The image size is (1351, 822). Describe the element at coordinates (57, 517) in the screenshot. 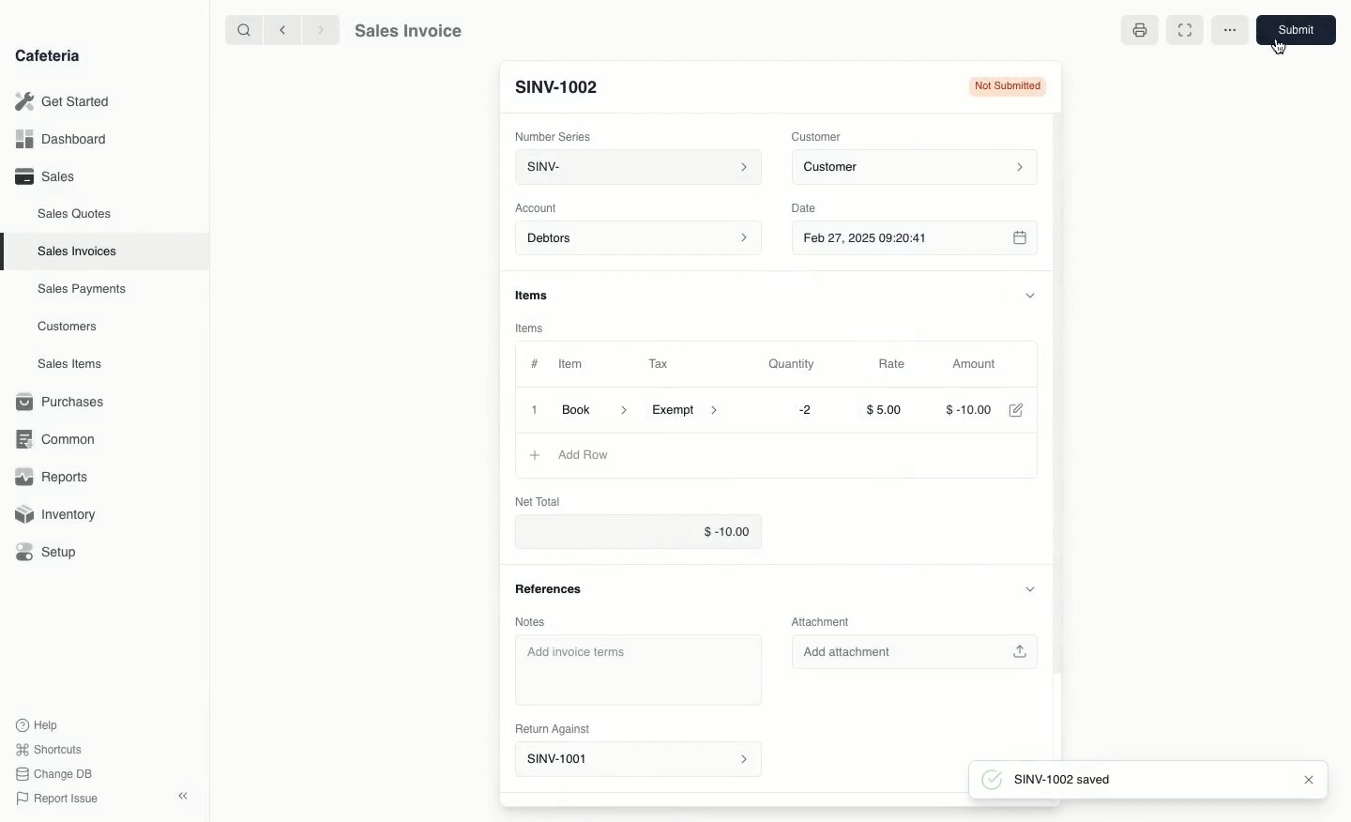

I see `Inventory` at that location.